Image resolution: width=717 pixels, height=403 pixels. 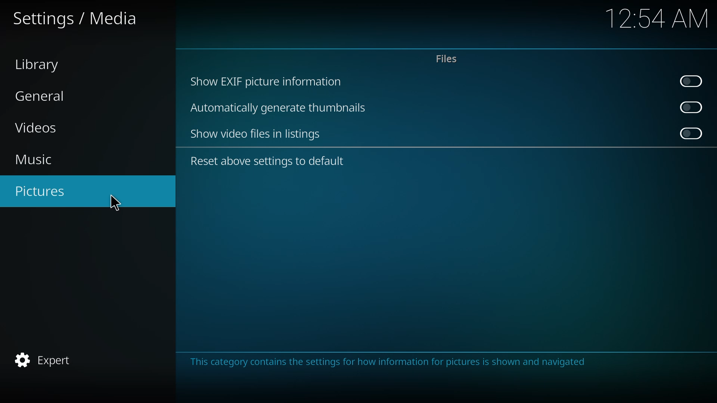 What do you see at coordinates (691, 80) in the screenshot?
I see `click to enable` at bounding box center [691, 80].